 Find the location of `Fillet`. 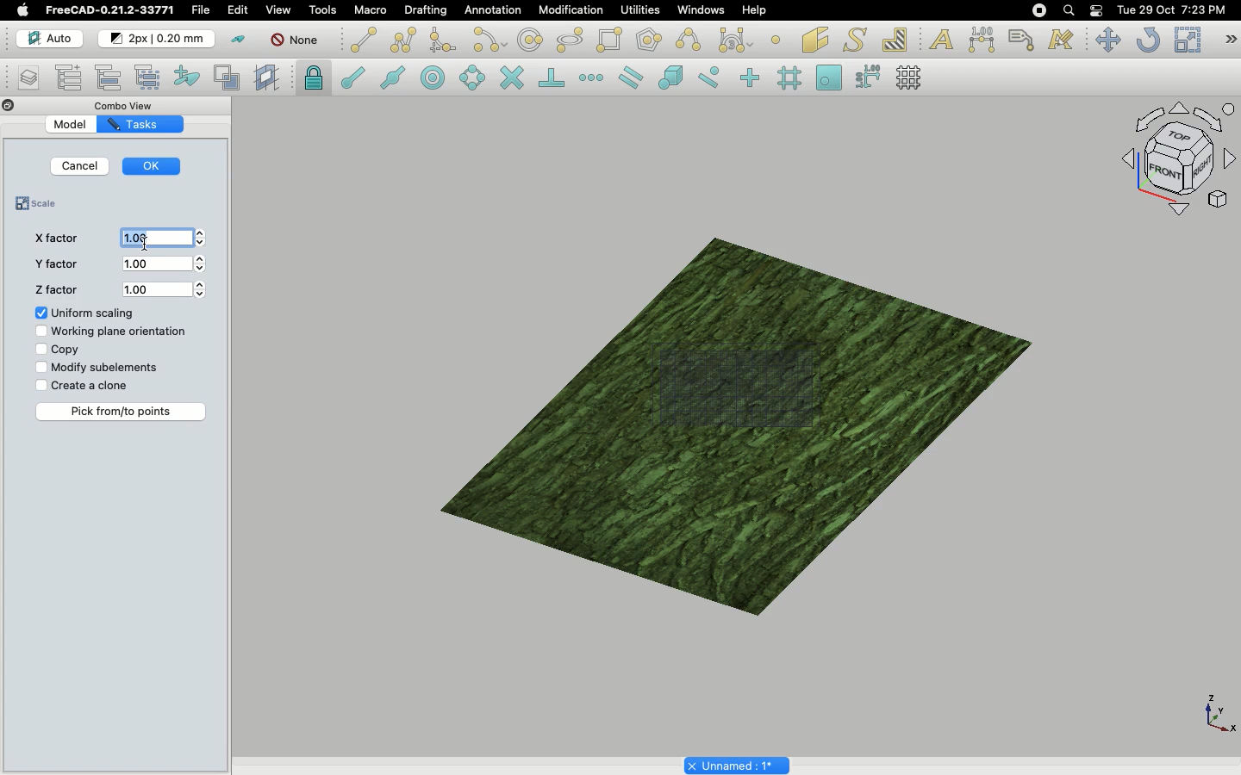

Fillet is located at coordinates (442, 40).